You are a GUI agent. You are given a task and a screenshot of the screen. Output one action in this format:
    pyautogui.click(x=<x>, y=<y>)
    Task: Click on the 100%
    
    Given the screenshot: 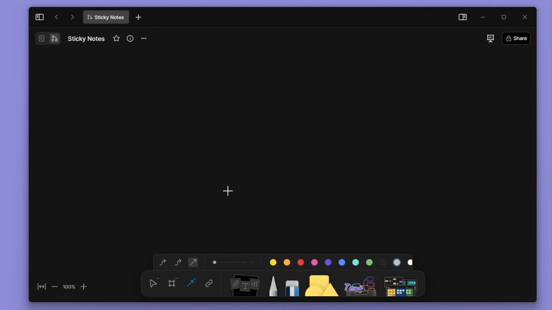 What is the action you would take?
    pyautogui.click(x=69, y=286)
    